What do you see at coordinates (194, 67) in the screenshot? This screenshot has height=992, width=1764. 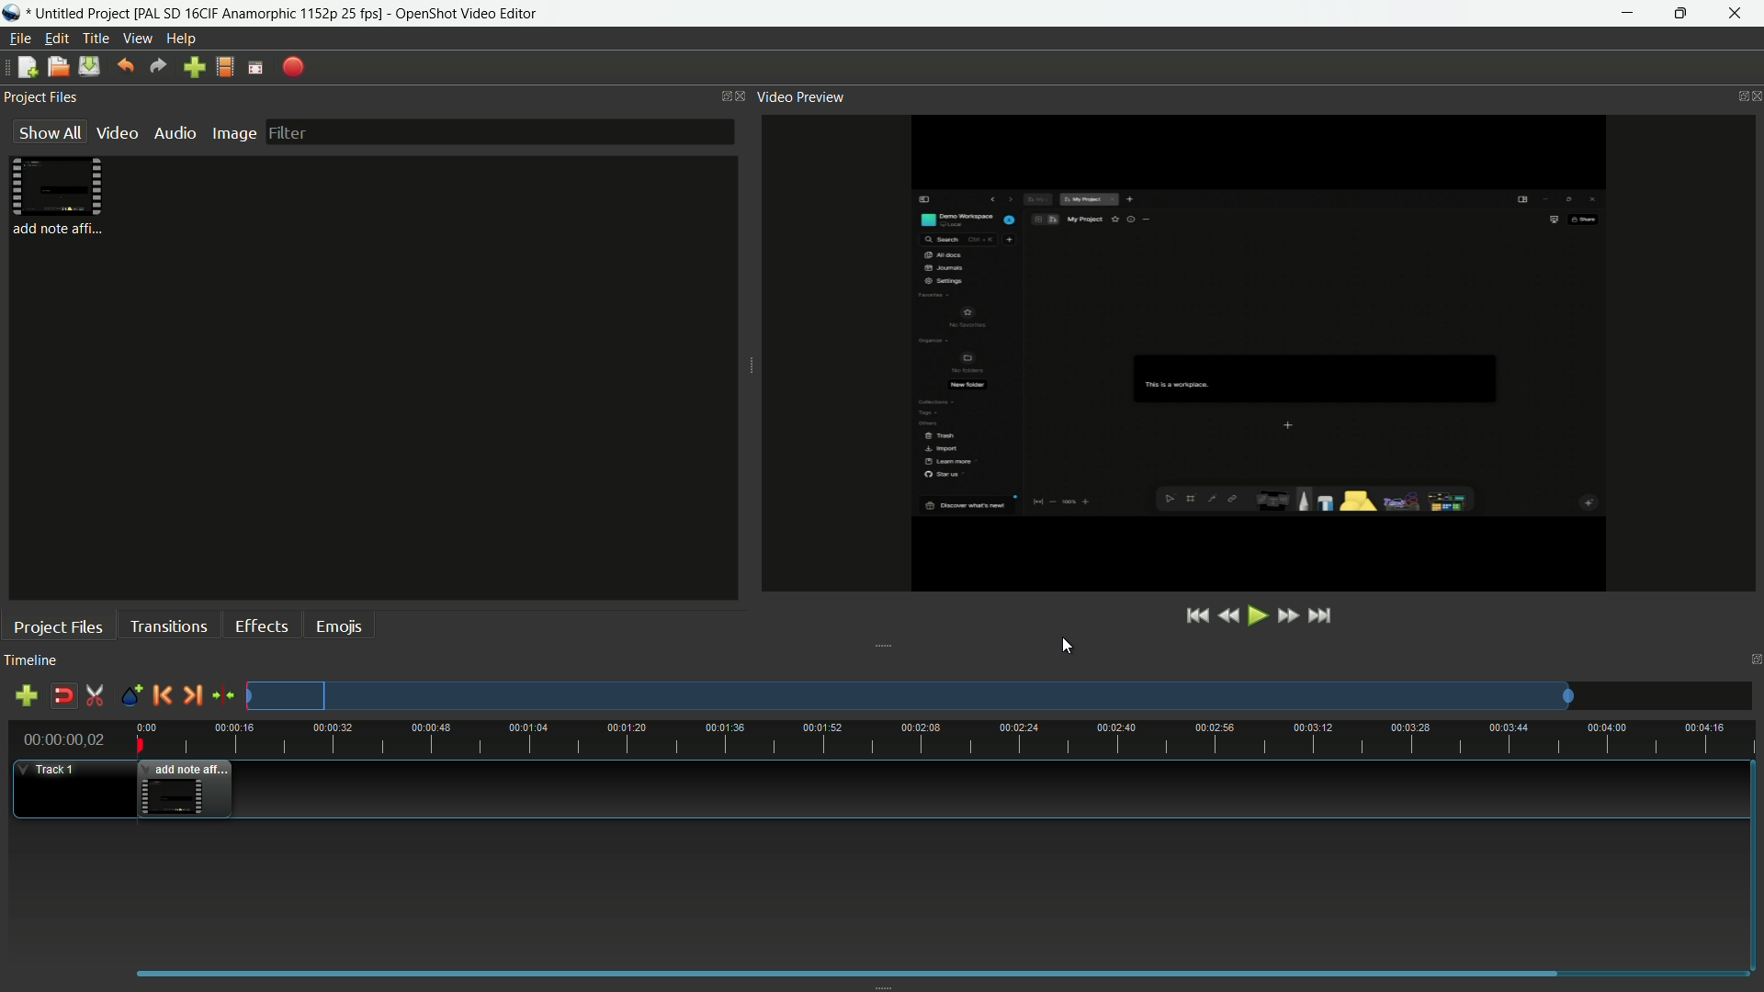 I see `import file` at bounding box center [194, 67].